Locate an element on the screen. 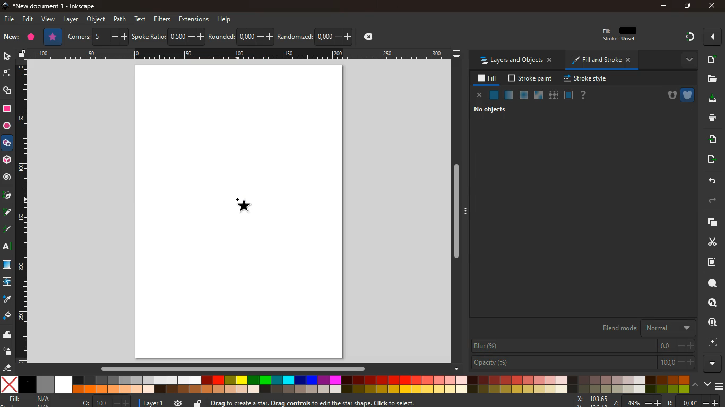  sheet is located at coordinates (708, 264).